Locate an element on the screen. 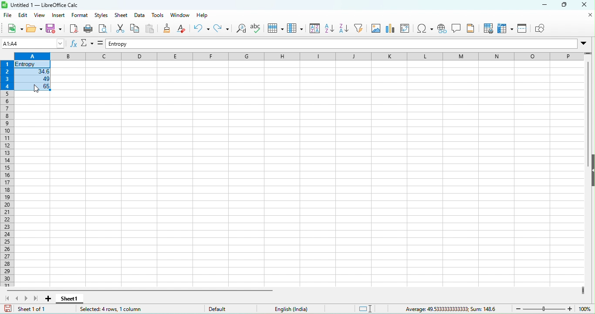  file is located at coordinates (7, 16).